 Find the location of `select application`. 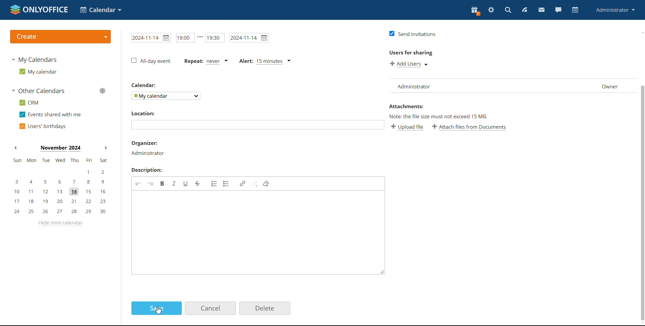

select application is located at coordinates (101, 10).